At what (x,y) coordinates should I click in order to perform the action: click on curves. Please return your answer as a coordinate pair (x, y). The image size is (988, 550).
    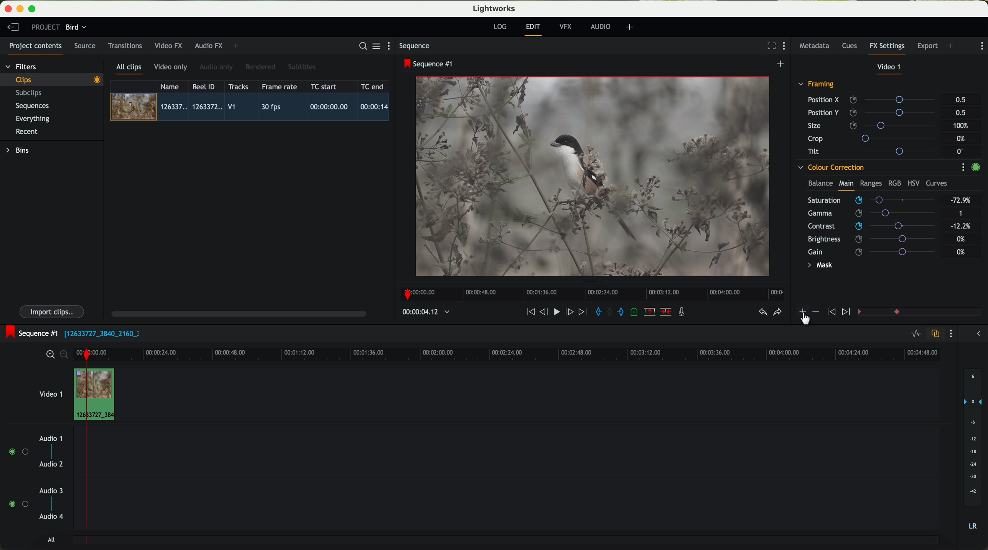
    Looking at the image, I should click on (937, 184).